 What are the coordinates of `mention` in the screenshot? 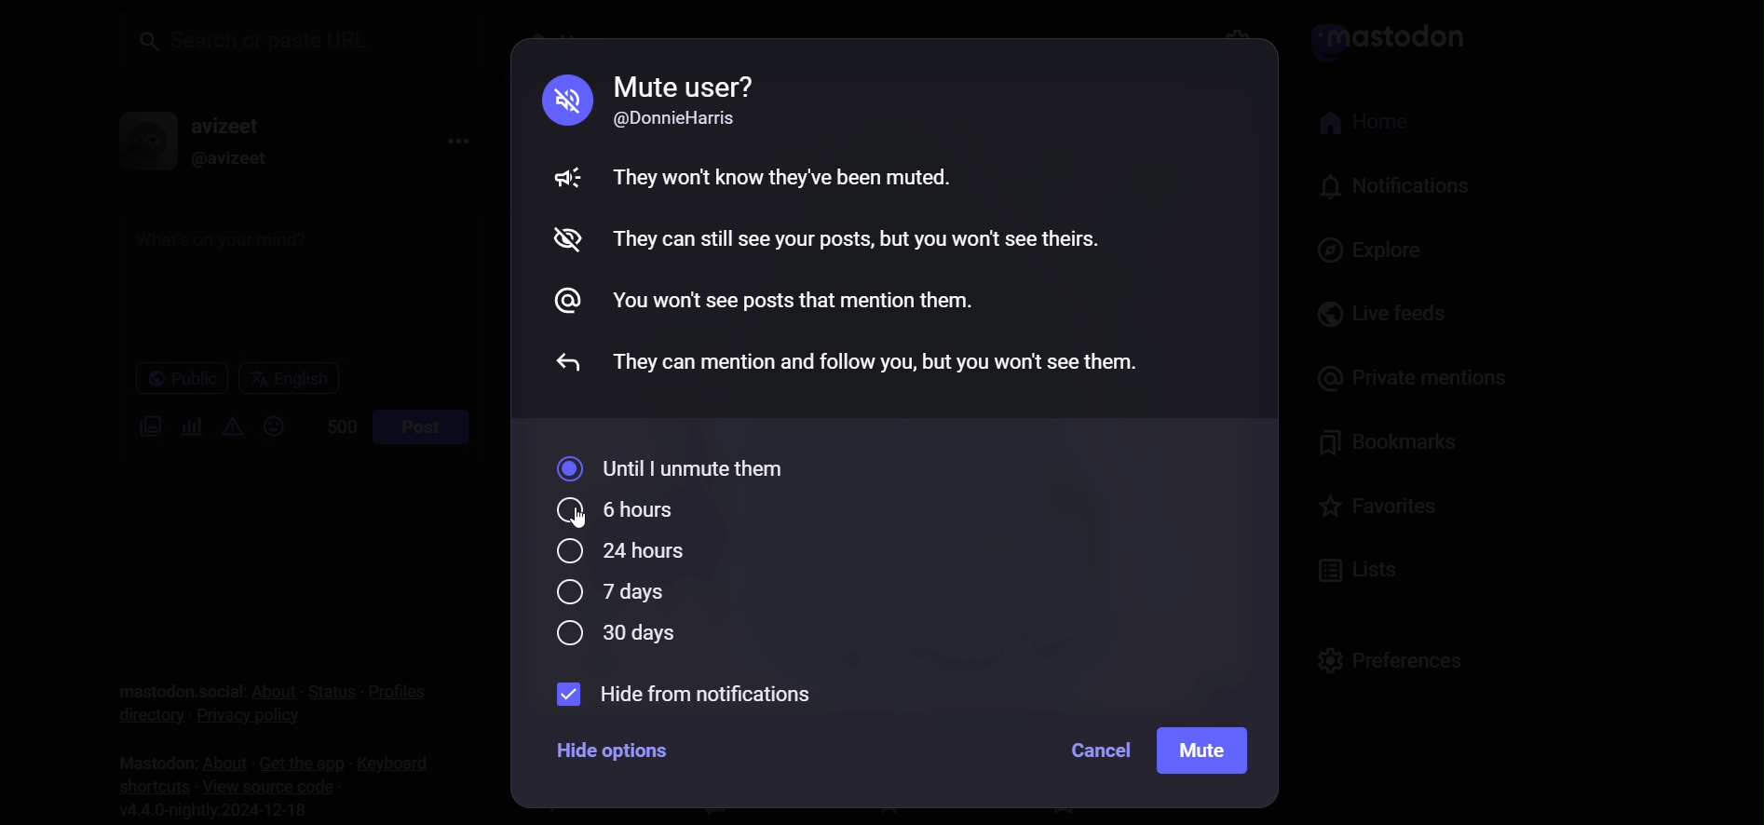 It's located at (573, 301).